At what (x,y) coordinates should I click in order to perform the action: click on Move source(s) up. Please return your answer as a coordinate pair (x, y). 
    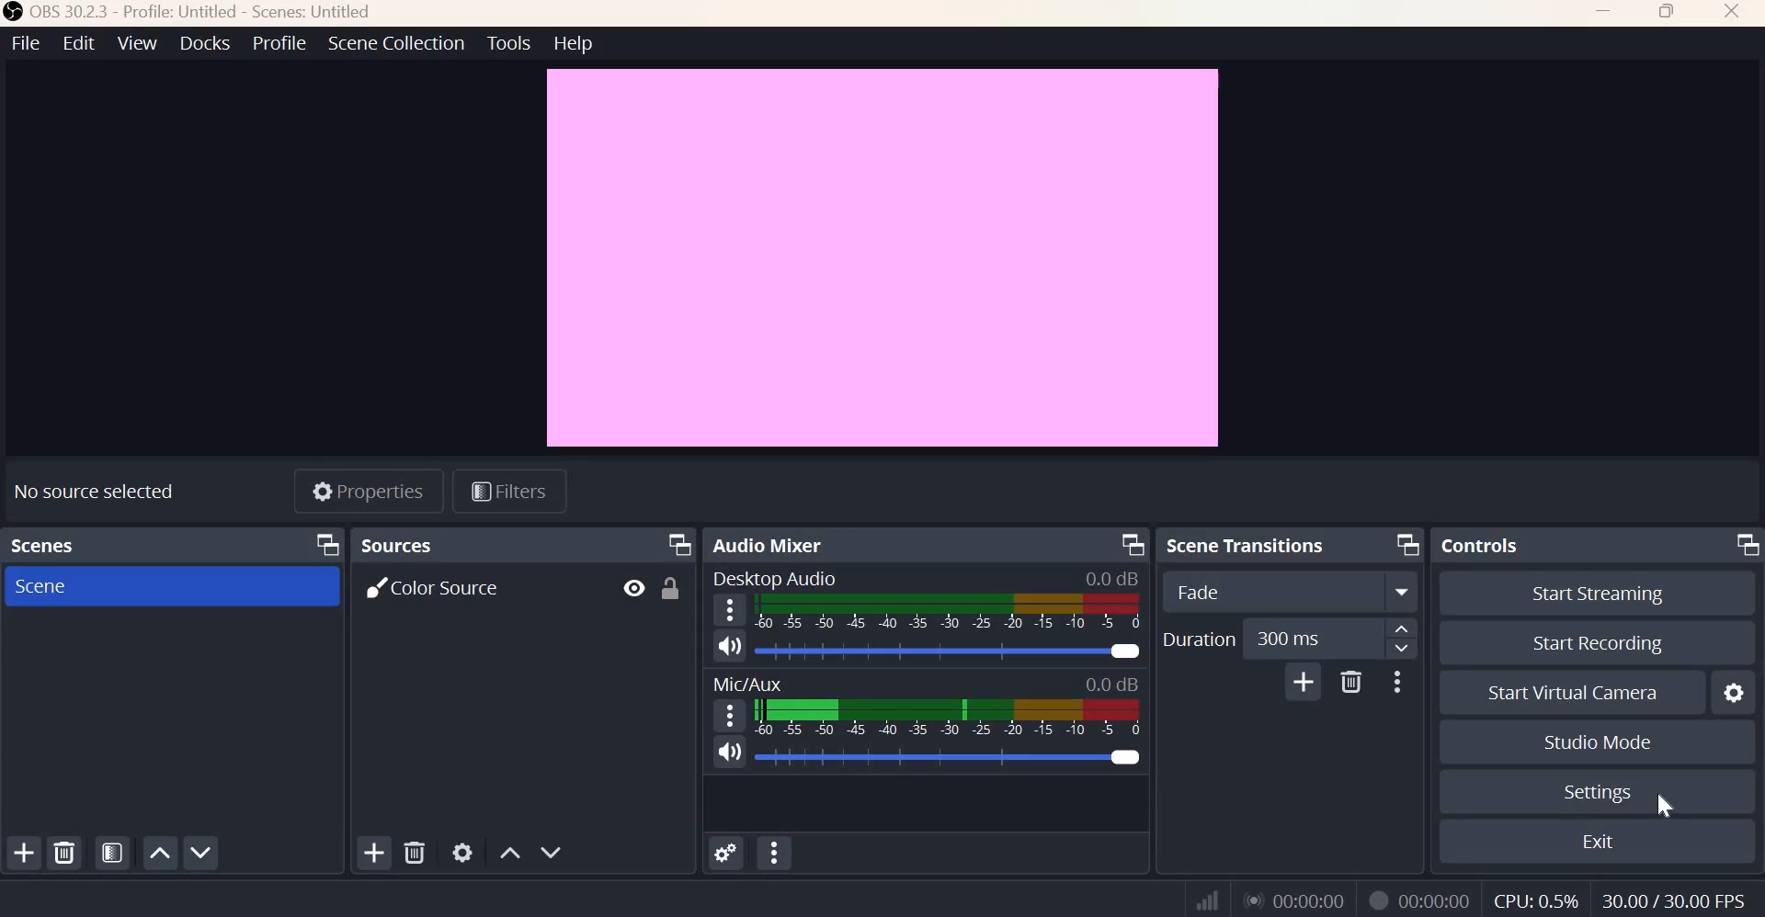
    Looking at the image, I should click on (507, 852).